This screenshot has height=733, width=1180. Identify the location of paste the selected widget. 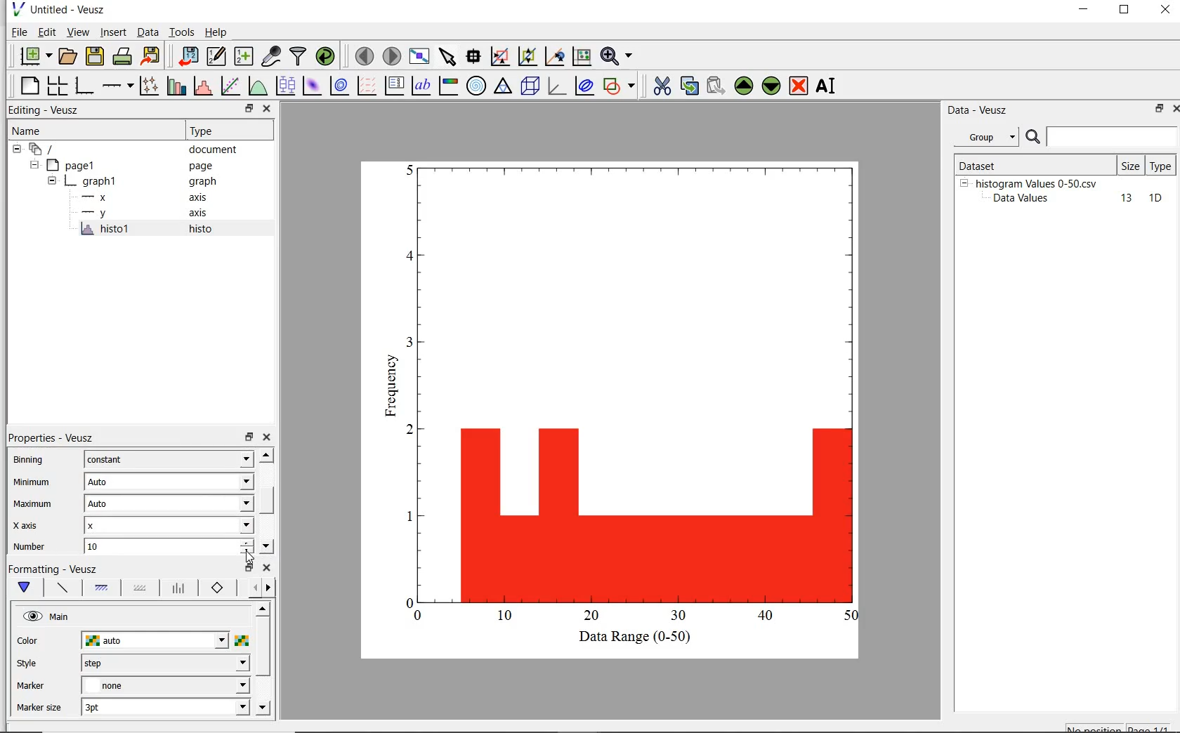
(715, 87).